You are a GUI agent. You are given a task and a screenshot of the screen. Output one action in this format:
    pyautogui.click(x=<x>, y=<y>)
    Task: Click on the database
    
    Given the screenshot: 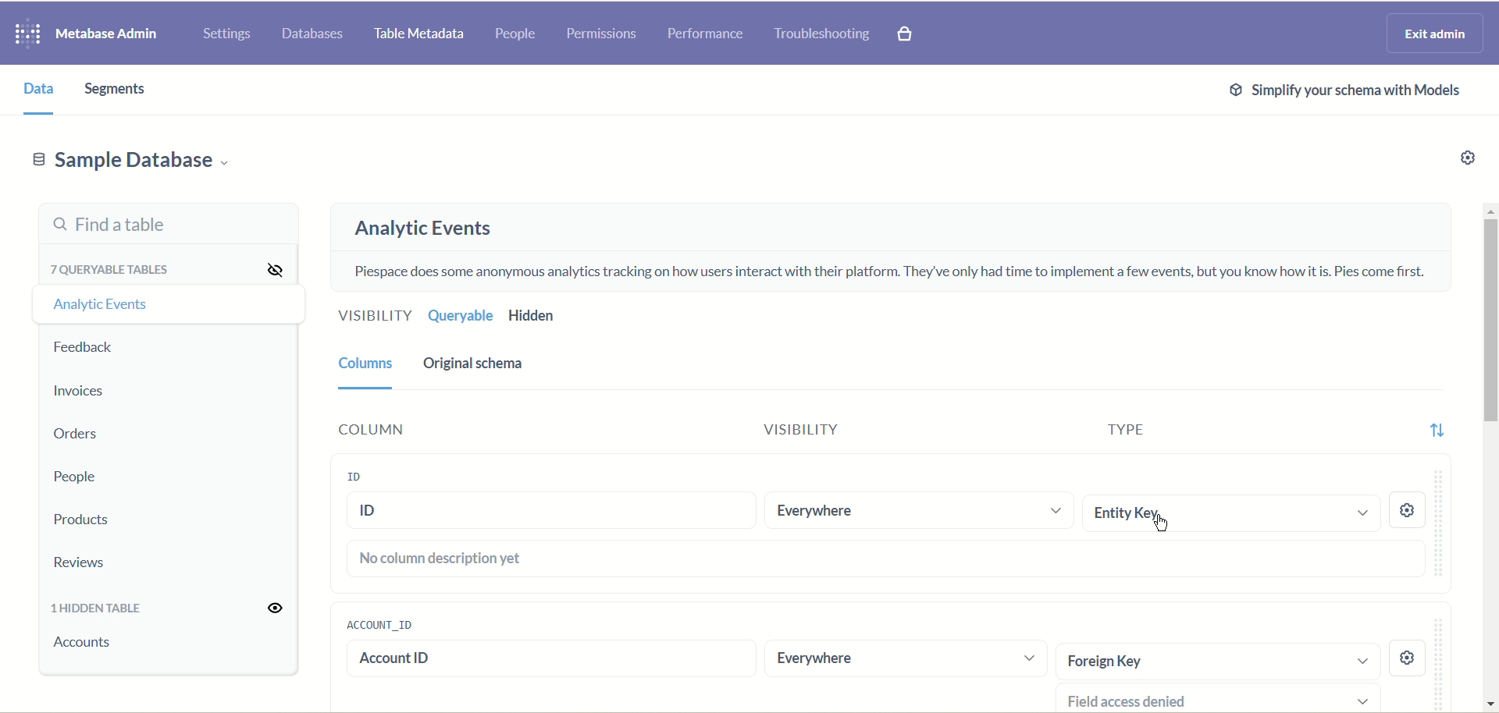 What is the action you would take?
    pyautogui.click(x=315, y=34)
    